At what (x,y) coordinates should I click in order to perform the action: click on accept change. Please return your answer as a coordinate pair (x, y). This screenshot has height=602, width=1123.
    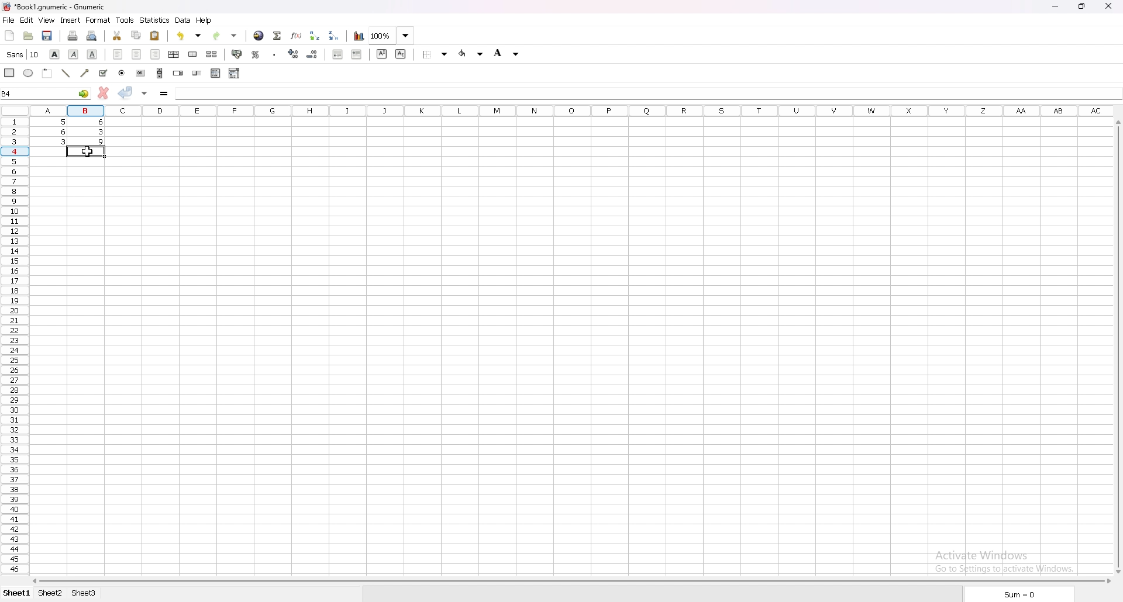
    Looking at the image, I should click on (126, 92).